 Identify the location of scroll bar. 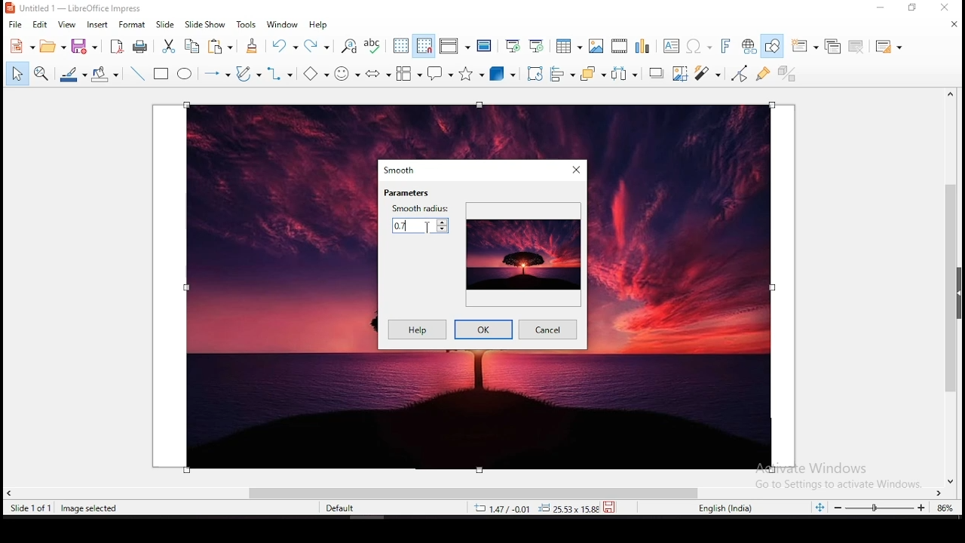
(955, 287).